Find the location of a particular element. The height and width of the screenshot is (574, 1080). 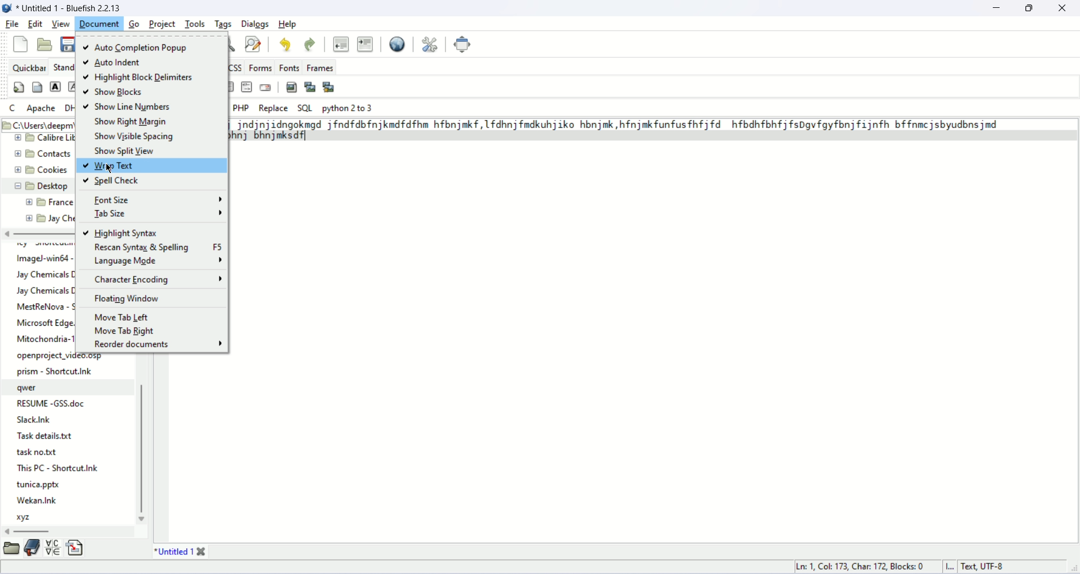

indent is located at coordinates (364, 44).